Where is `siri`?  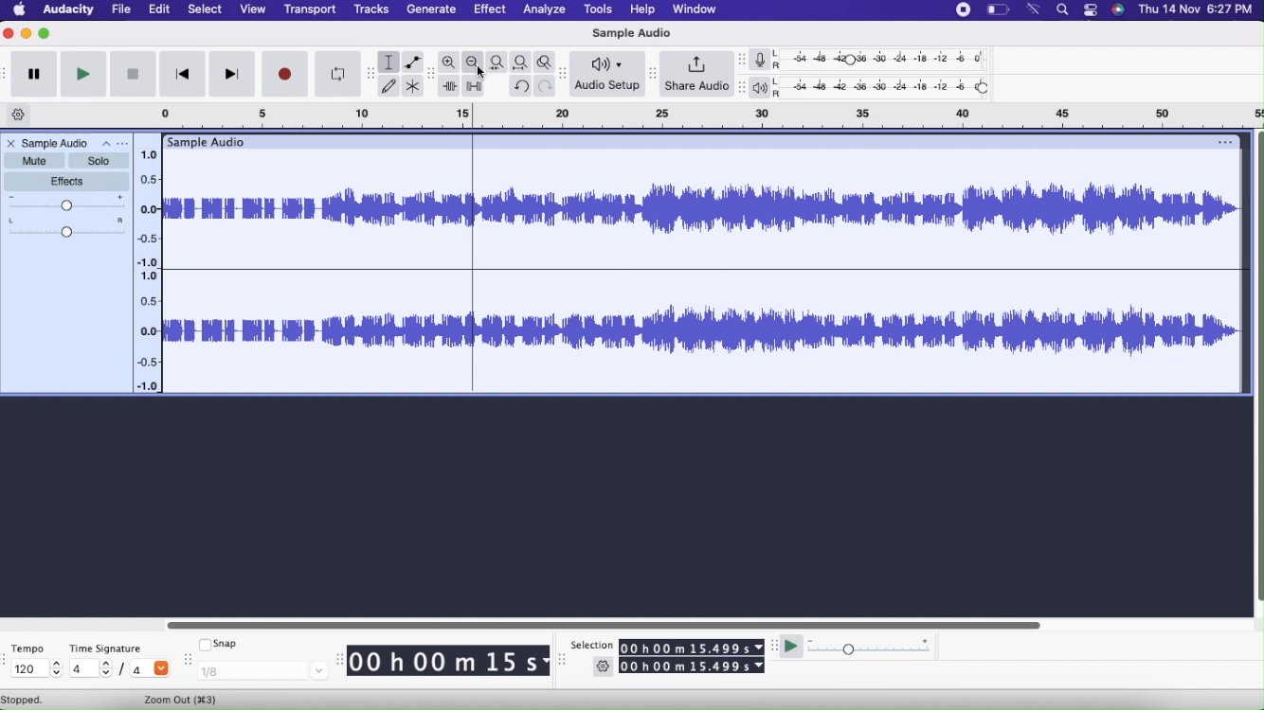
siri is located at coordinates (1121, 12).